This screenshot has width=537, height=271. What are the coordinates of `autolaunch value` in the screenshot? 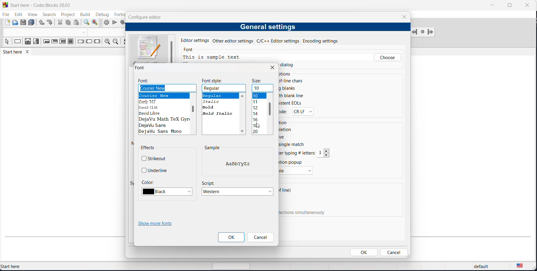 It's located at (321, 153).